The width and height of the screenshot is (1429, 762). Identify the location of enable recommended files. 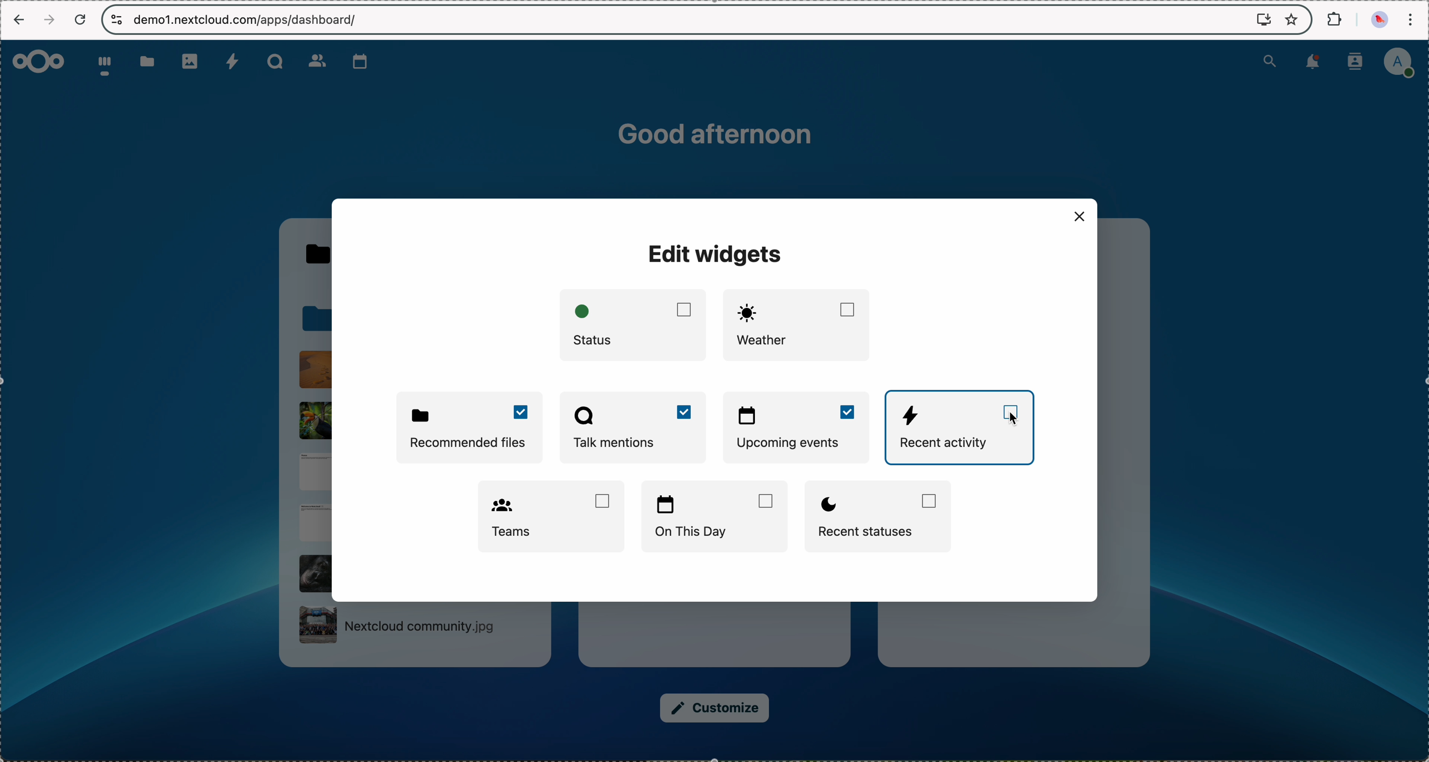
(473, 427).